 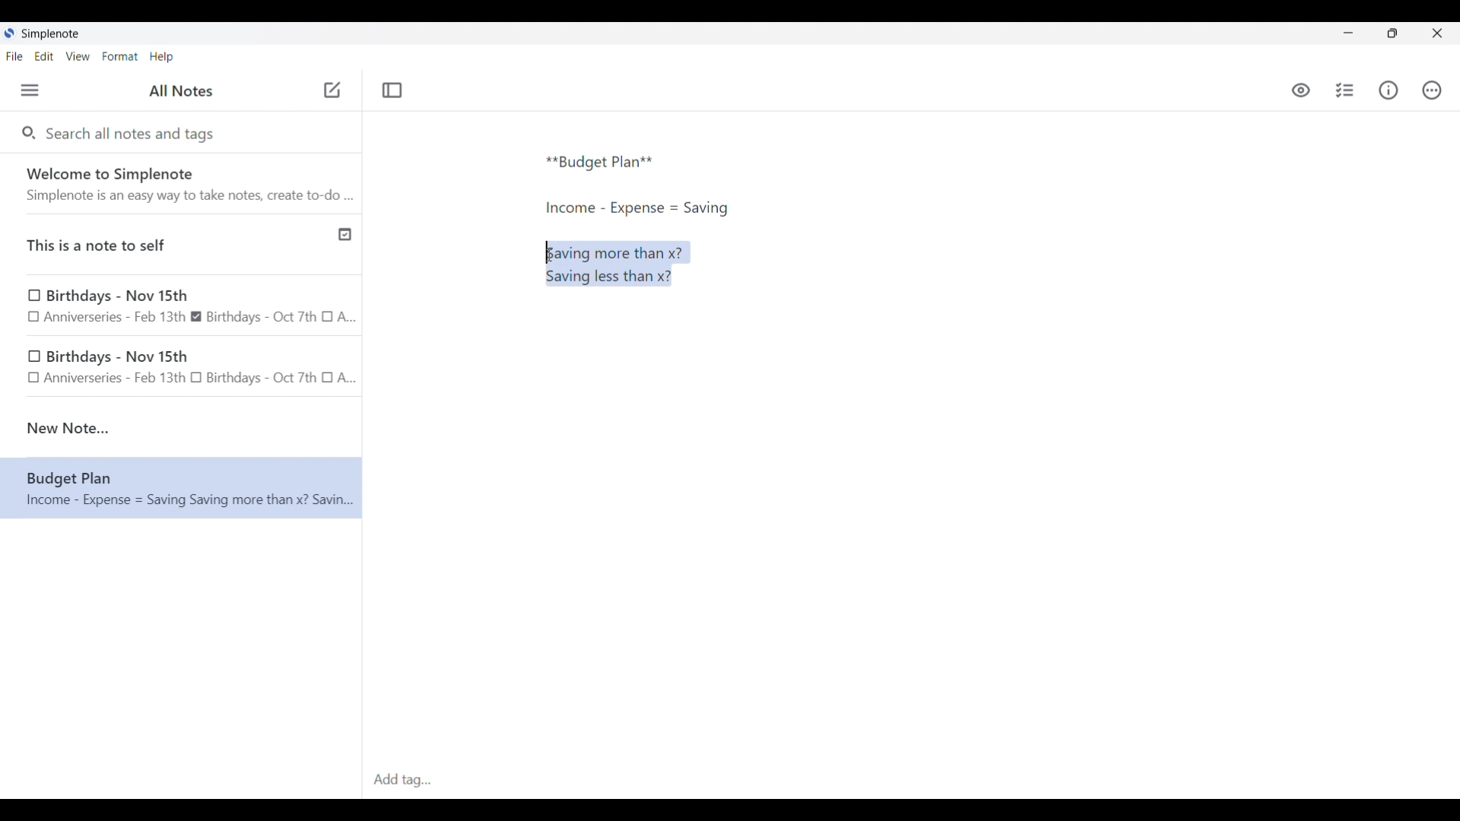 I want to click on Software name, so click(x=52, y=34).